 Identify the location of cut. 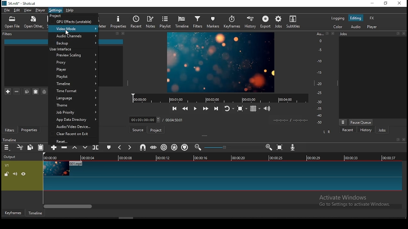
(20, 147).